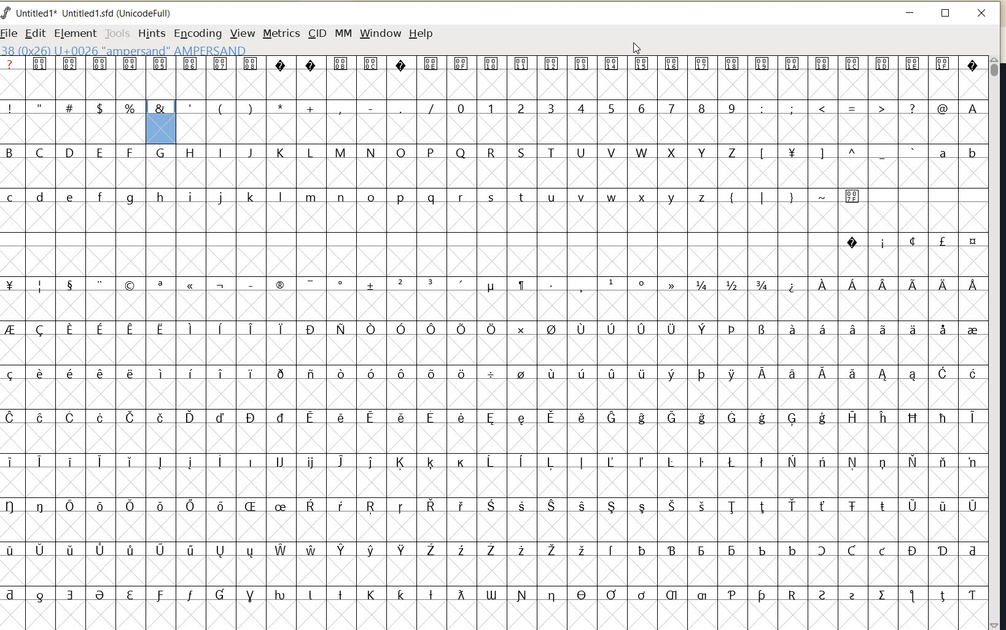 The width and height of the screenshot is (1006, 630). What do you see at coordinates (162, 122) in the screenshot?
I see `glyph selected &` at bounding box center [162, 122].